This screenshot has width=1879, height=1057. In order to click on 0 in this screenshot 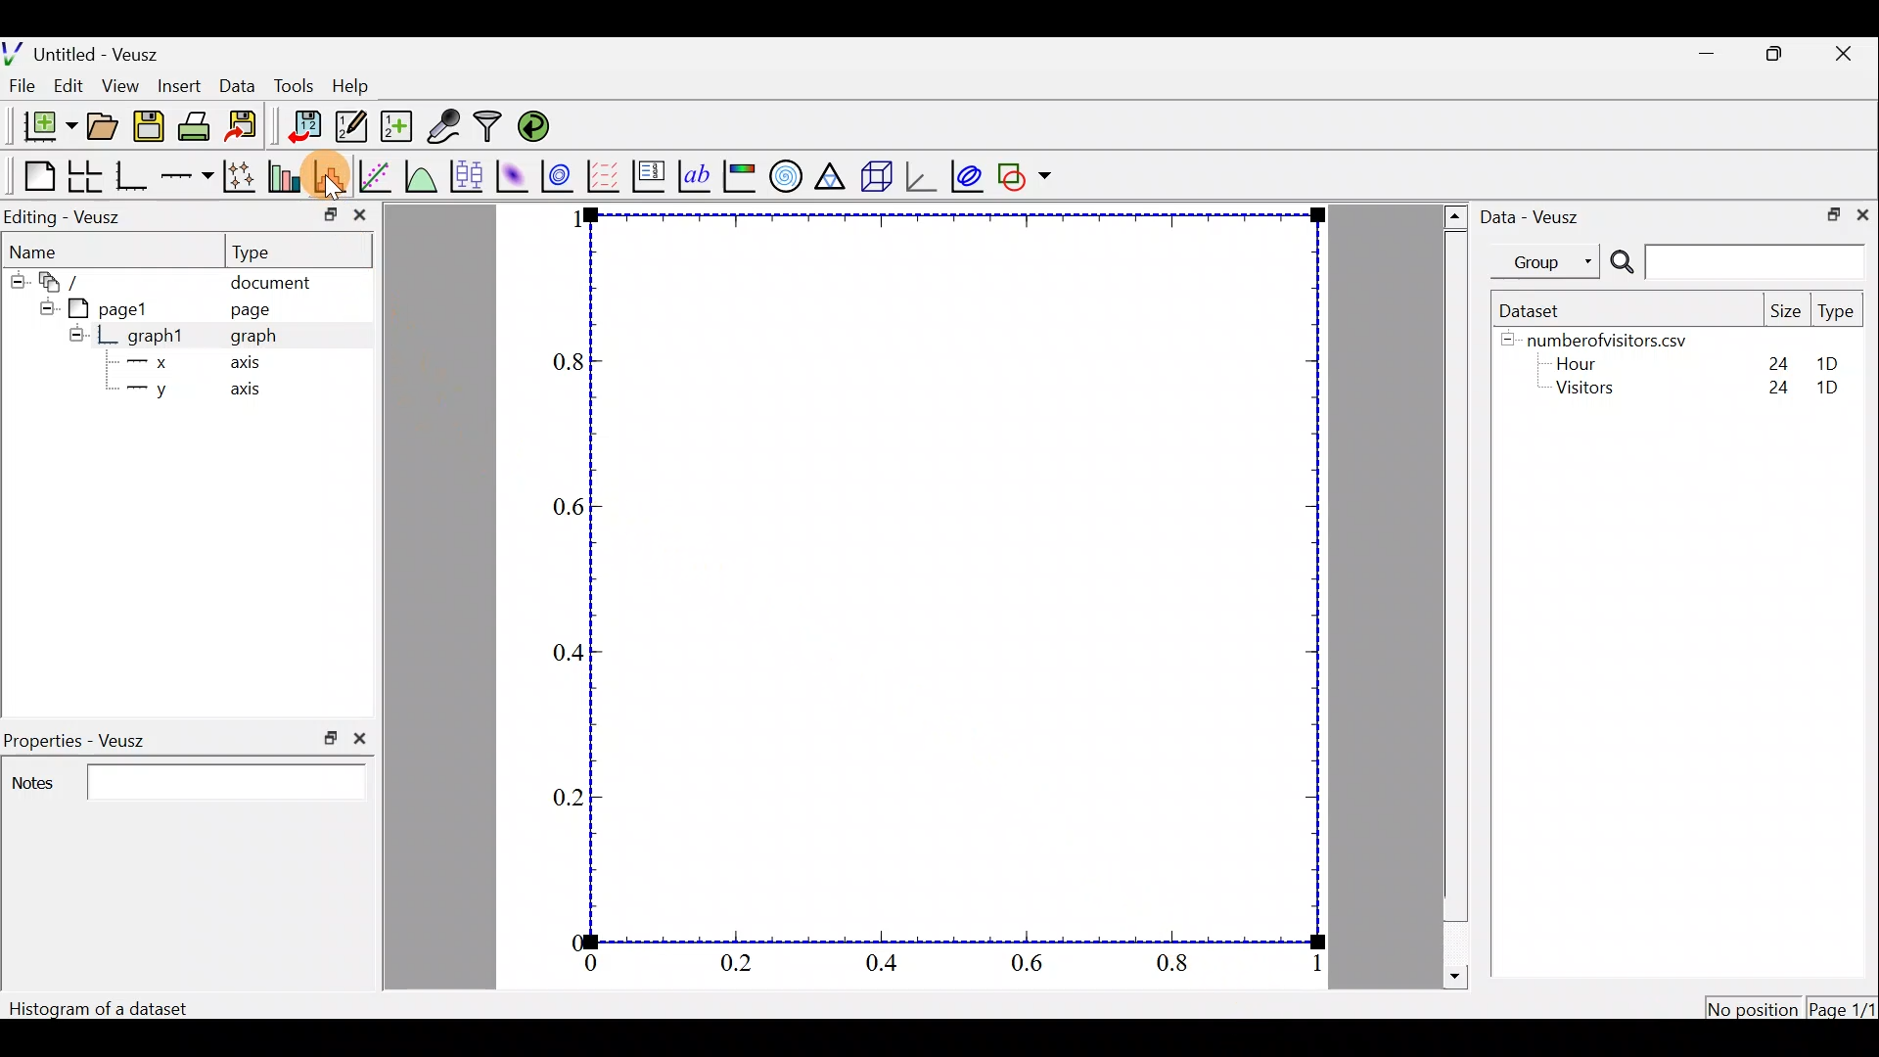, I will do `click(603, 964)`.